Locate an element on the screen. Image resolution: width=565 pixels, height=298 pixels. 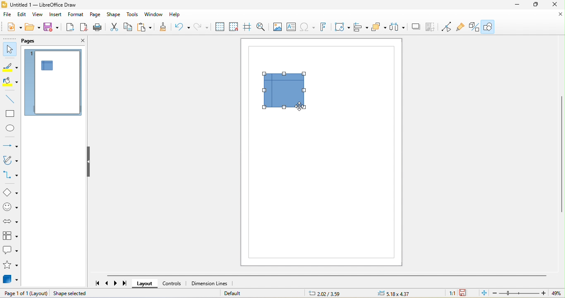
show draw function is located at coordinates (488, 27).